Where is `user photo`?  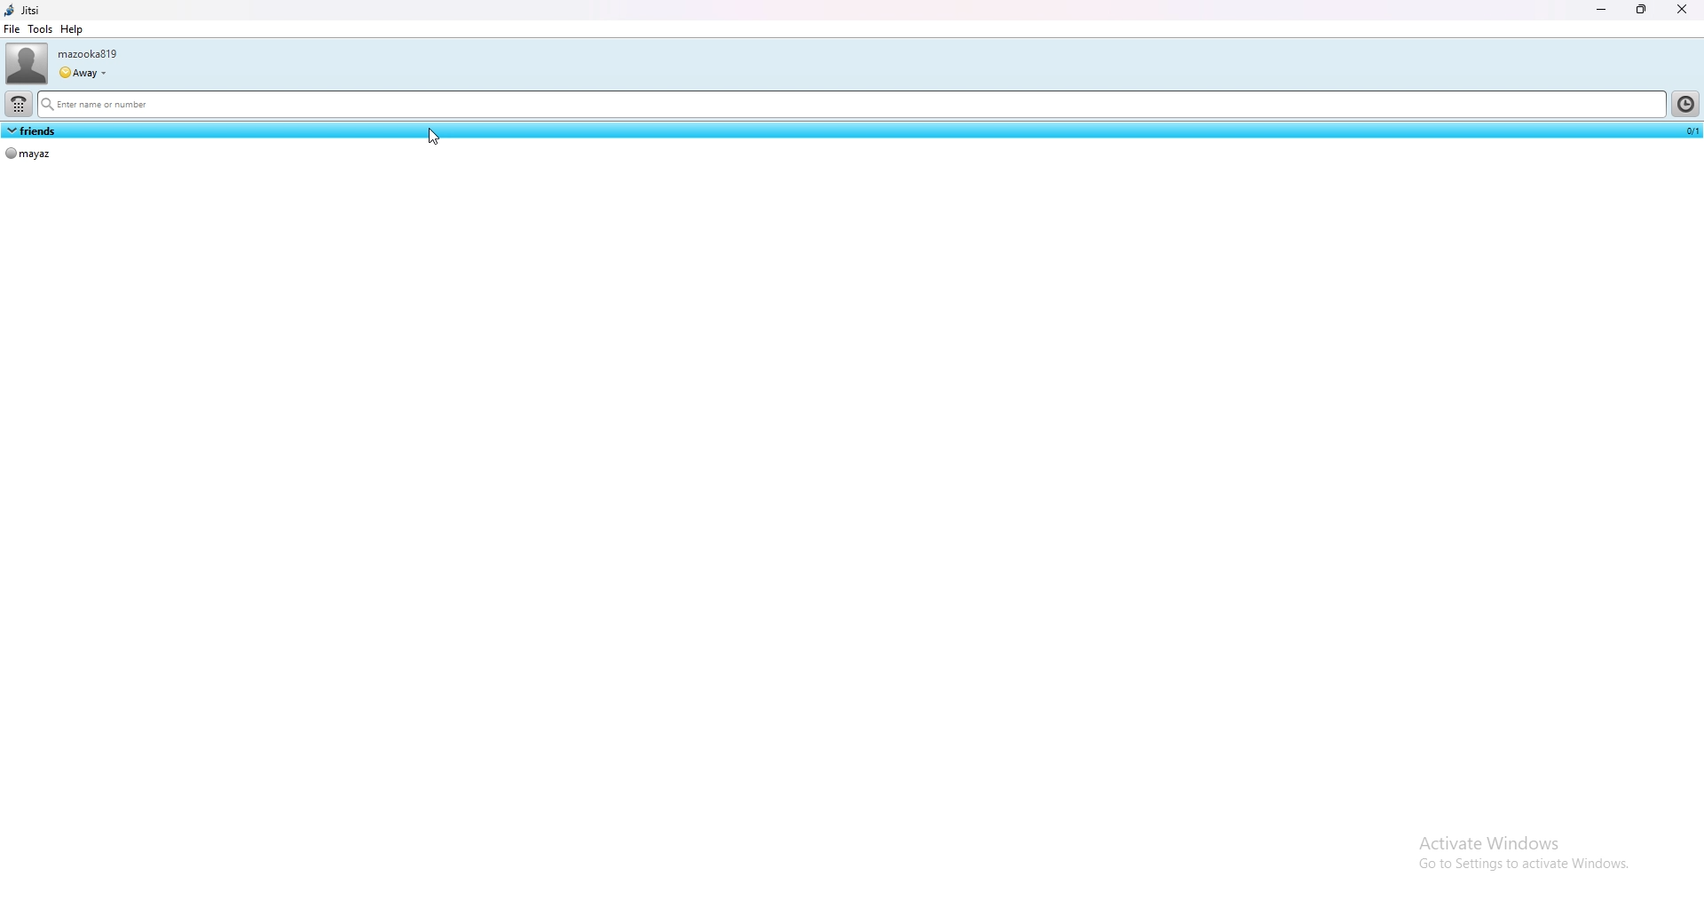 user photo is located at coordinates (27, 63).